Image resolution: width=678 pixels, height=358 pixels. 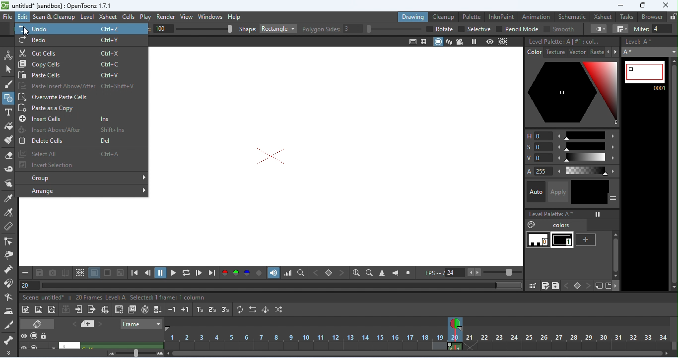 What do you see at coordinates (25, 272) in the screenshot?
I see `save and more` at bounding box center [25, 272].